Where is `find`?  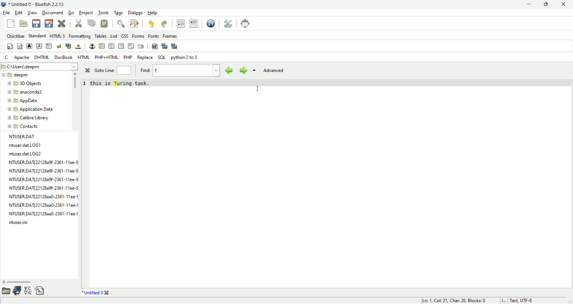 find is located at coordinates (122, 24).